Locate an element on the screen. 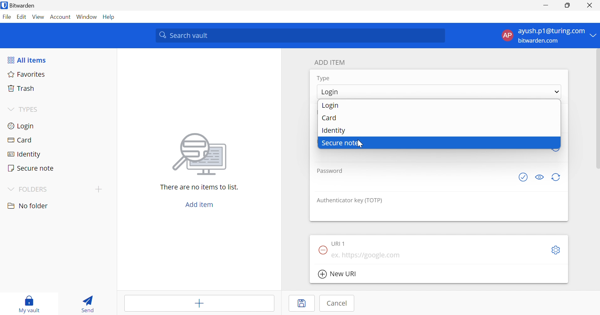  All items is located at coordinates (28, 61).